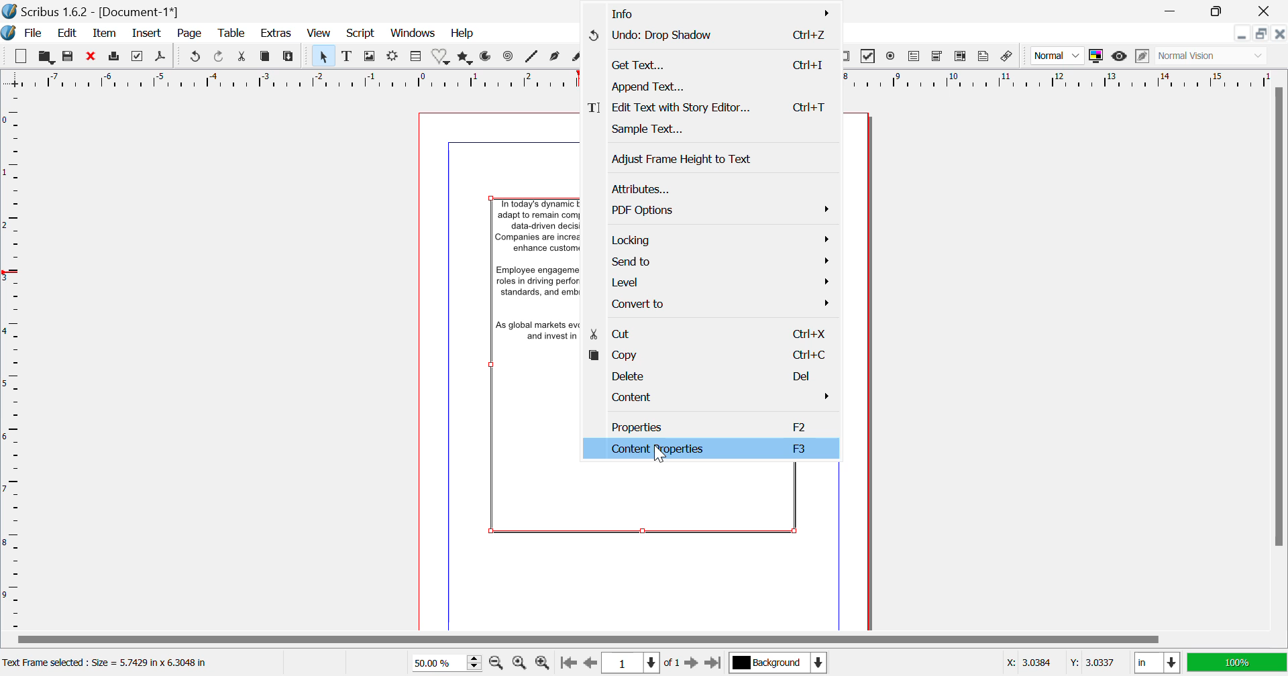 This screenshot has height=676, width=1288. I want to click on Discard, so click(92, 56).